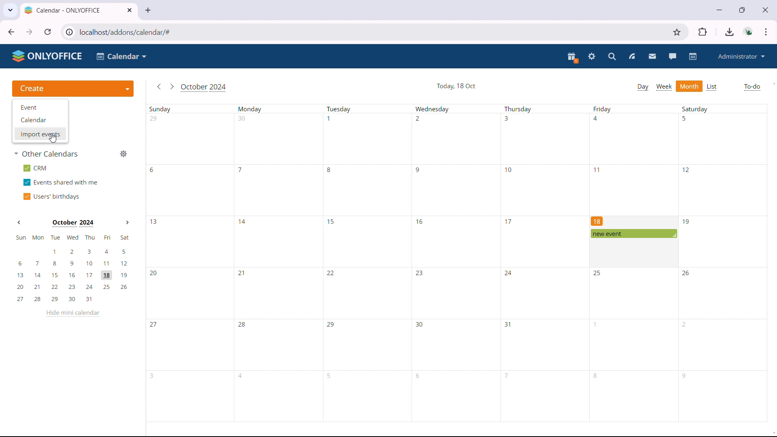 The width and height of the screenshot is (777, 437). Describe the element at coordinates (154, 376) in the screenshot. I see `3` at that location.